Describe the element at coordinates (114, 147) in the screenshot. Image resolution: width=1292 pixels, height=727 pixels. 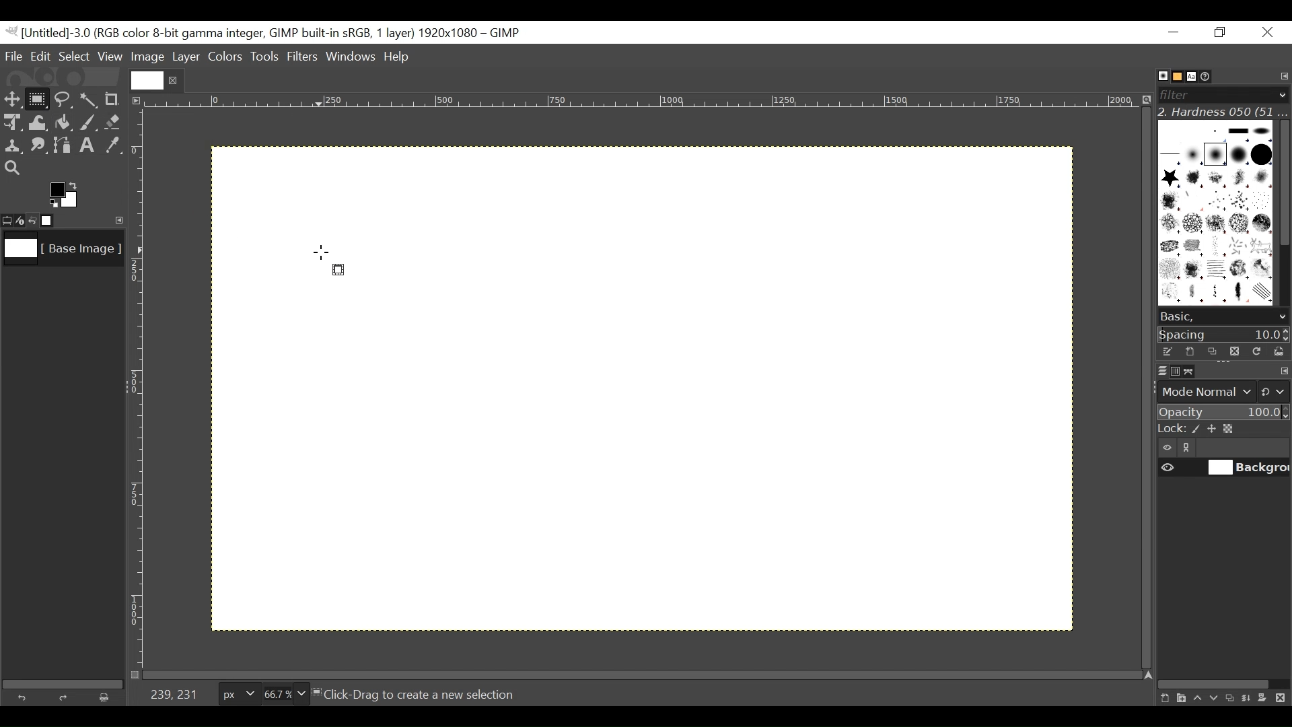
I see `Color picker tool` at that location.